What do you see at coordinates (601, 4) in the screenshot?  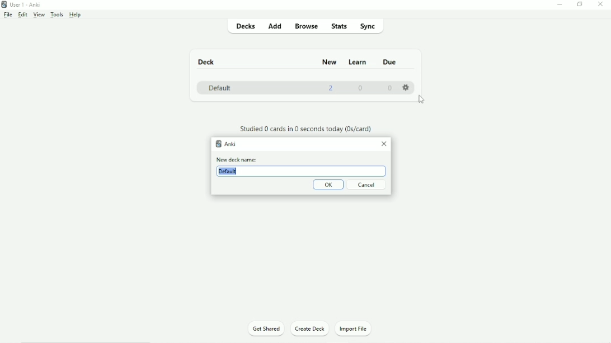 I see `Close` at bounding box center [601, 4].